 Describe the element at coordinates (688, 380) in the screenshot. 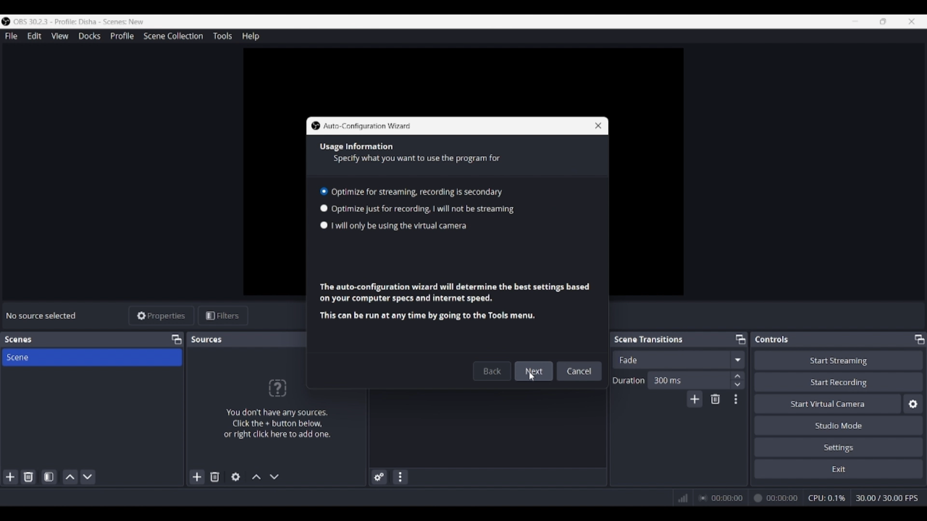

I see `Input duration` at that location.